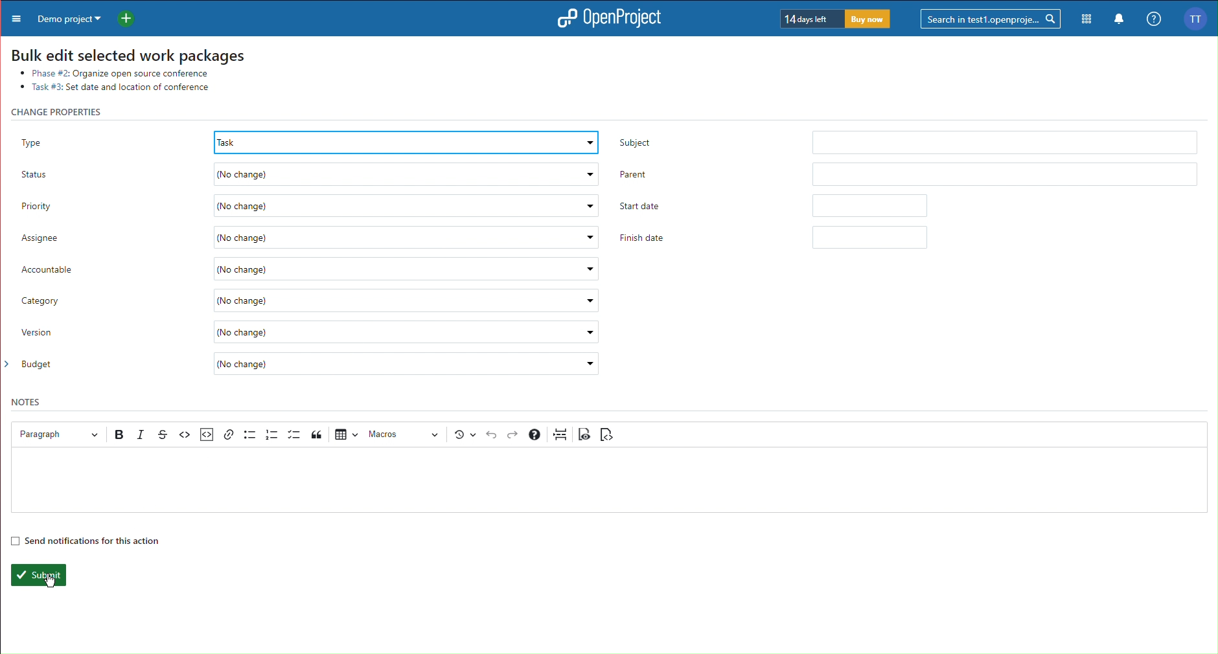 This screenshot has height=654, width=1218. I want to click on Parent, so click(909, 173).